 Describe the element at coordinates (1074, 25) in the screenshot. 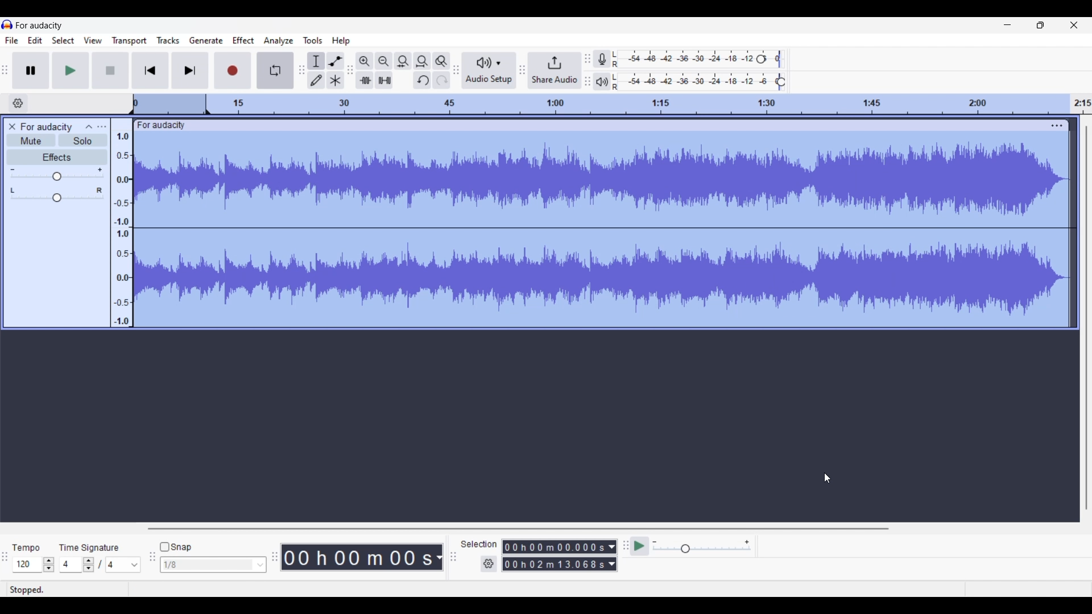

I see `Close interface` at that location.